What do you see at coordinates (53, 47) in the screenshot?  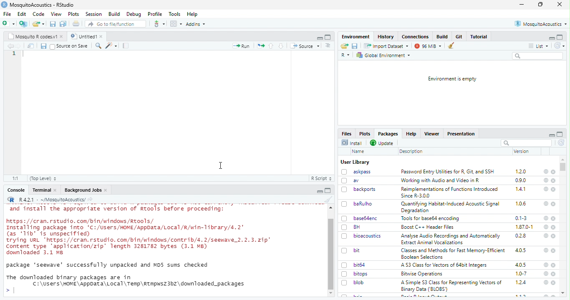 I see `checkbox` at bounding box center [53, 47].